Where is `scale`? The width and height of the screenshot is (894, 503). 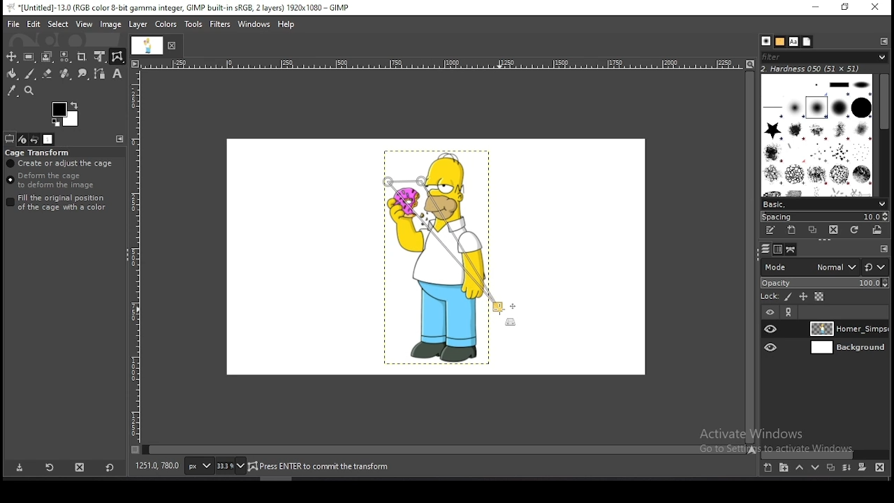 scale is located at coordinates (443, 64).